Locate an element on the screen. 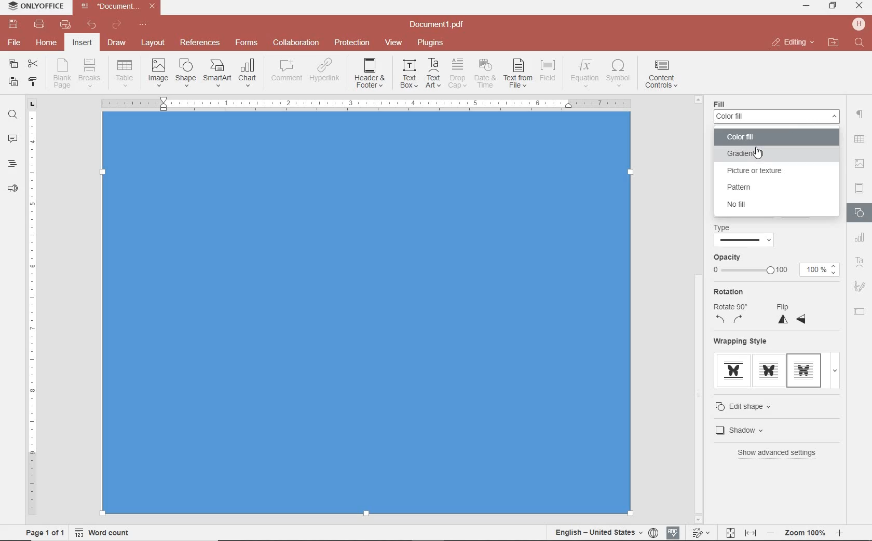 The width and height of the screenshot is (872, 541). page 1 of 1 is located at coordinates (43, 532).